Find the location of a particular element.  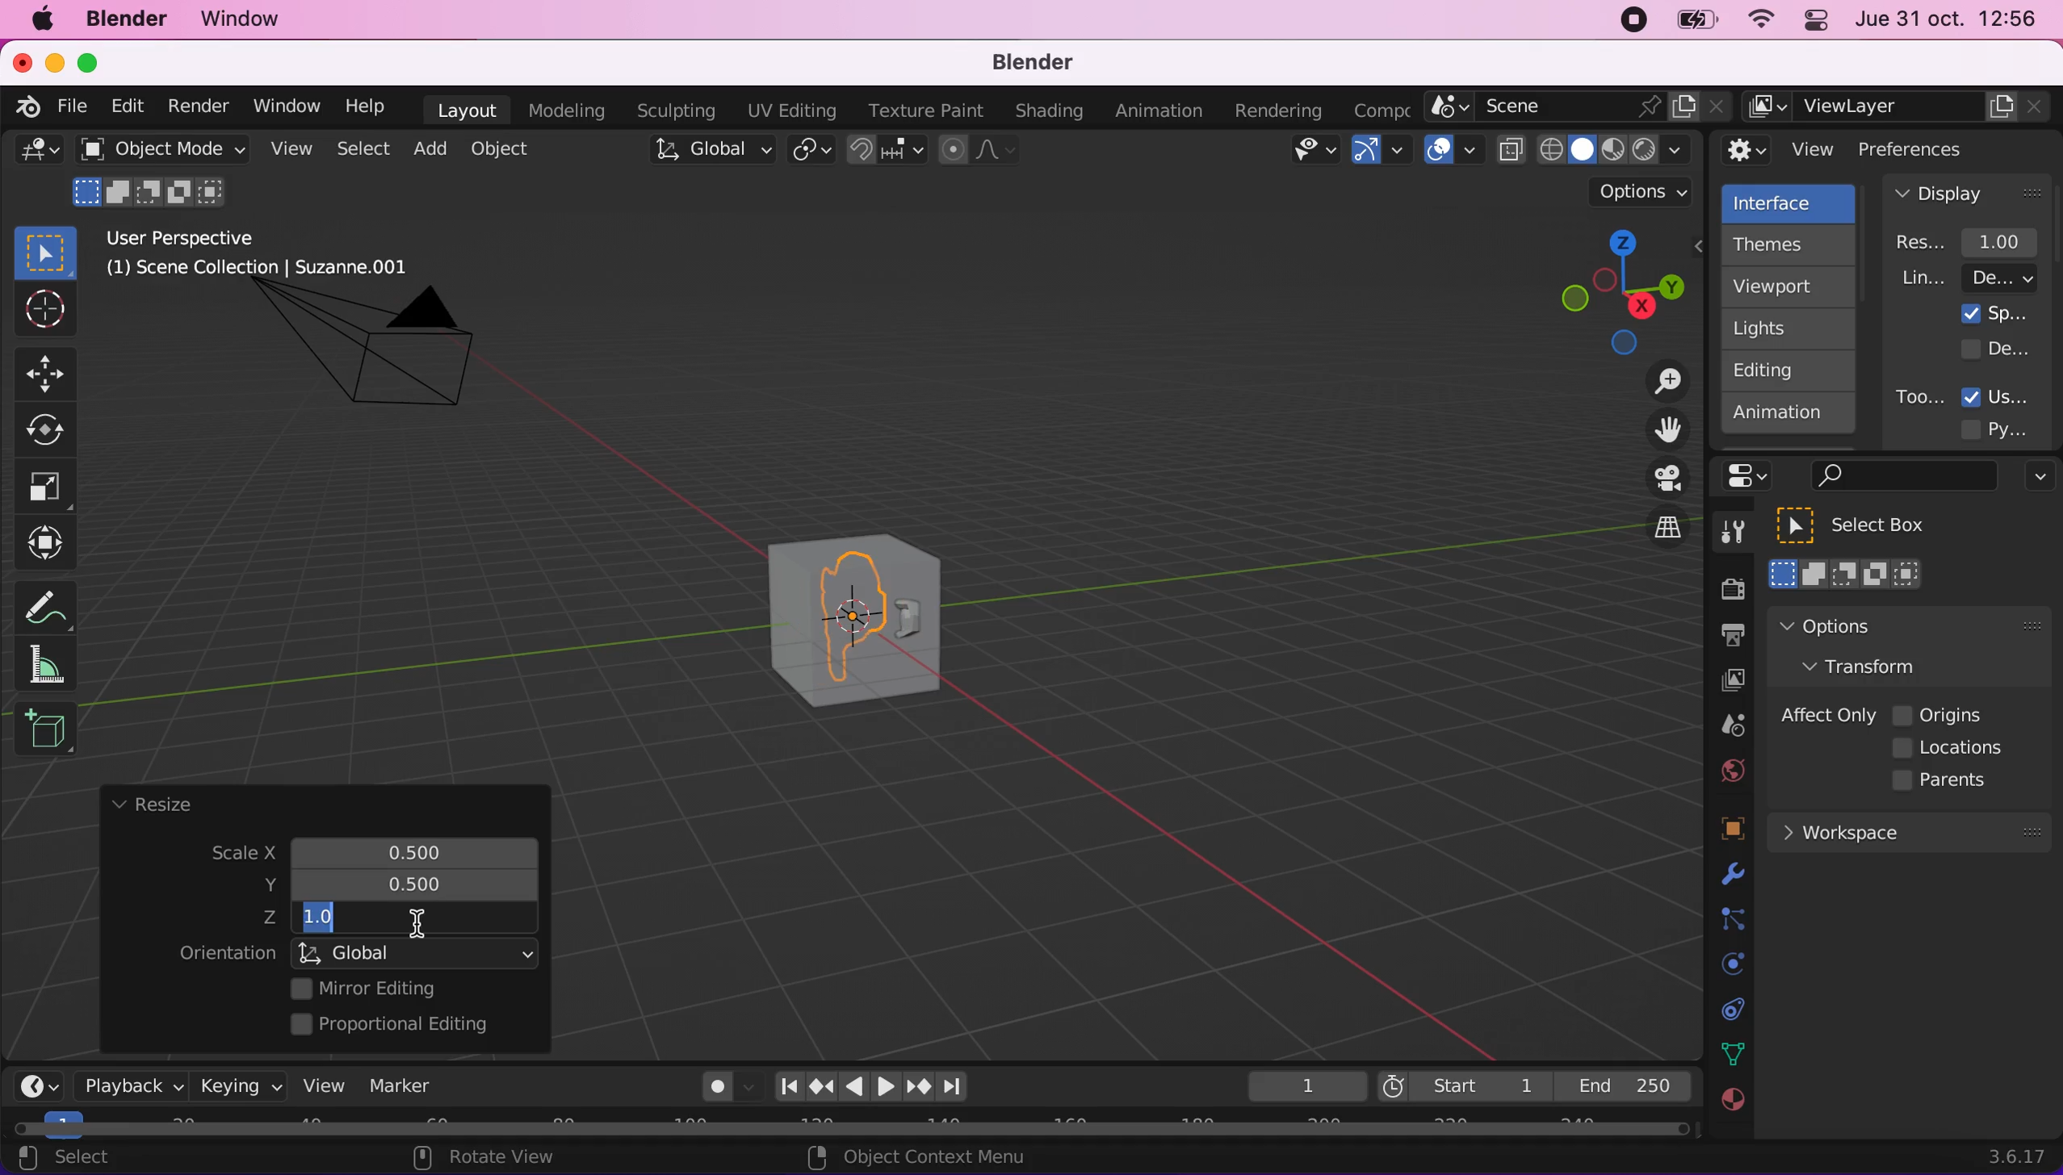

texture is located at coordinates (1730, 1108).